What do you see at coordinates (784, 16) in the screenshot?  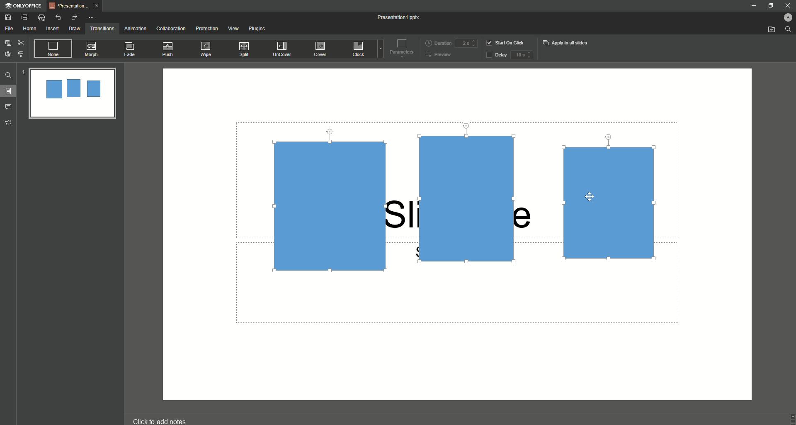 I see `Profile` at bounding box center [784, 16].